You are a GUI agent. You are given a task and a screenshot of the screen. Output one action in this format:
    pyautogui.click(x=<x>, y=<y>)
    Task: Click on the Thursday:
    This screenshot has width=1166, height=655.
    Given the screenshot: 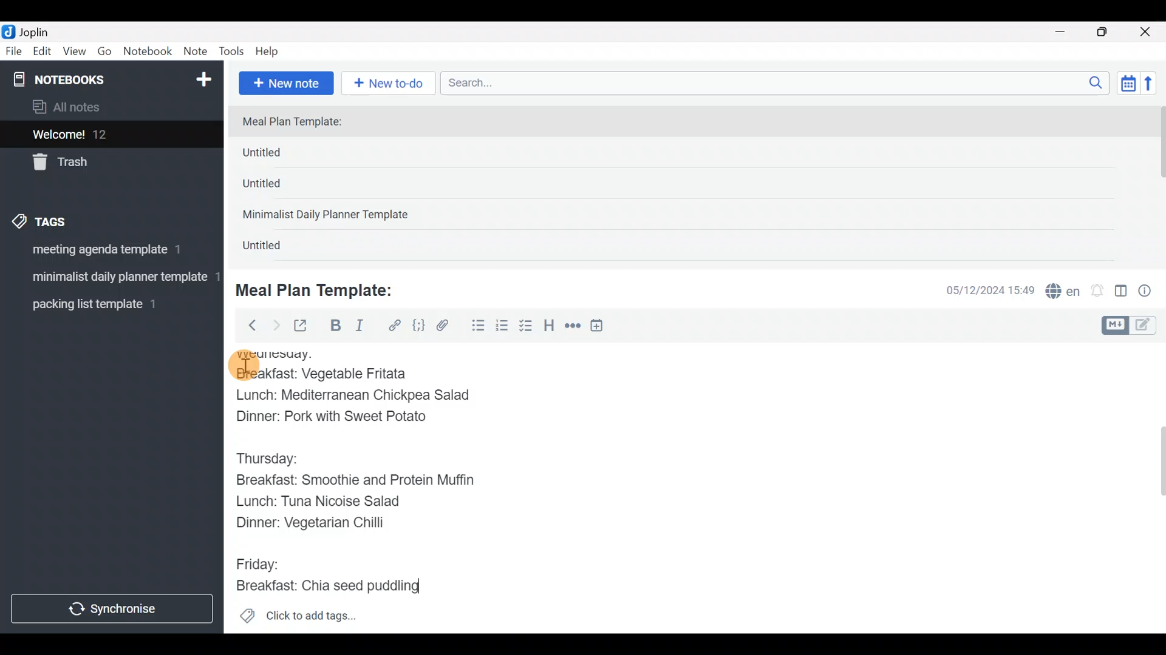 What is the action you would take?
    pyautogui.click(x=270, y=457)
    